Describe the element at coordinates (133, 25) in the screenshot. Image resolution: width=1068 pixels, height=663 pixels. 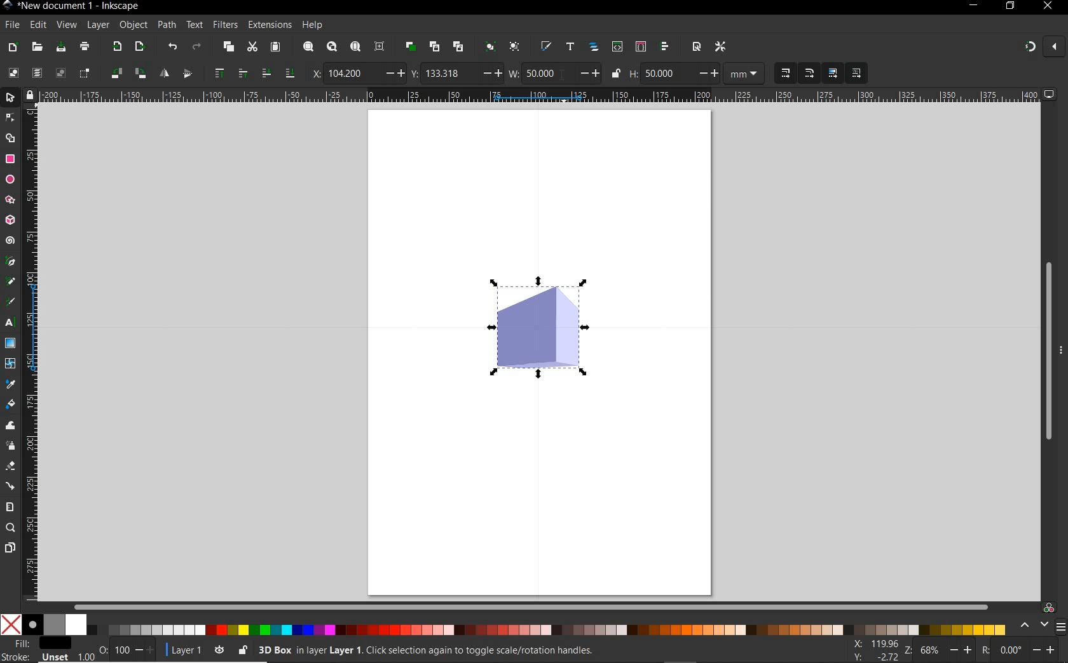
I see `object` at that location.